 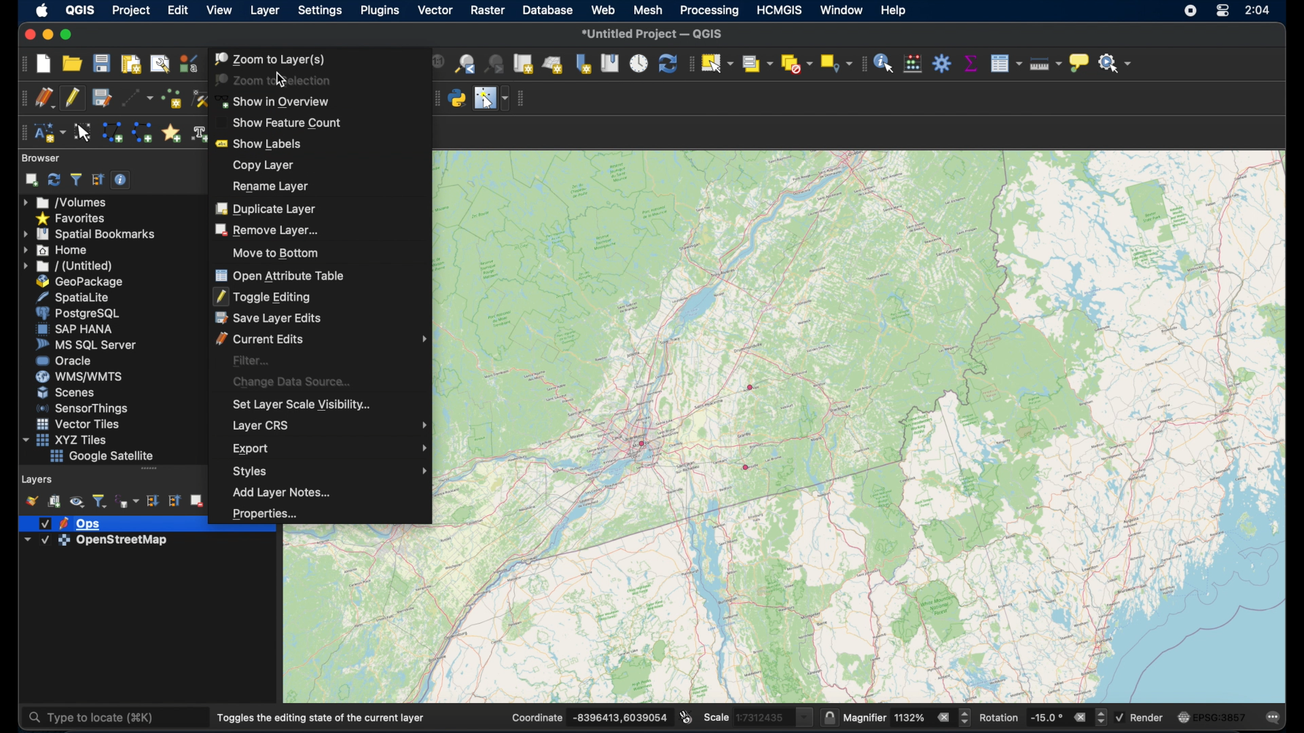 What do you see at coordinates (456, 98) in the screenshot?
I see `python console` at bounding box center [456, 98].